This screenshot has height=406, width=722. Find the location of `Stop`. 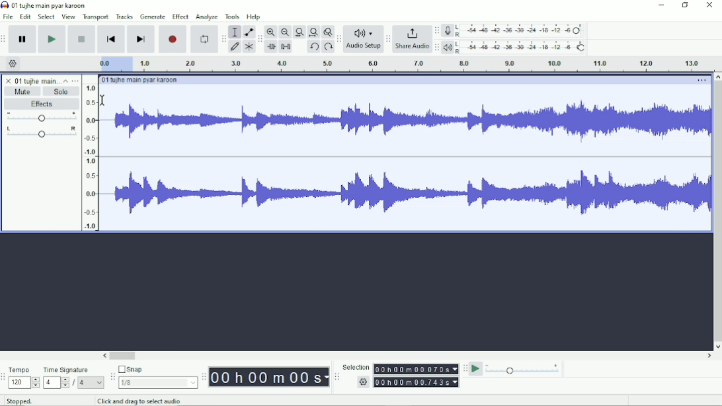

Stop is located at coordinates (83, 38).